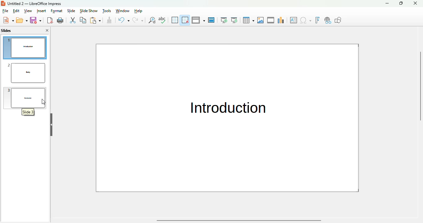 This screenshot has width=423, height=223. I want to click on file, so click(5, 11).